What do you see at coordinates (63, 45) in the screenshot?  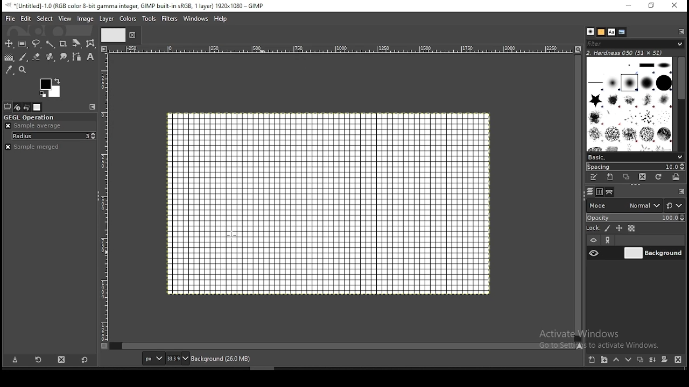 I see `crop tool` at bounding box center [63, 45].